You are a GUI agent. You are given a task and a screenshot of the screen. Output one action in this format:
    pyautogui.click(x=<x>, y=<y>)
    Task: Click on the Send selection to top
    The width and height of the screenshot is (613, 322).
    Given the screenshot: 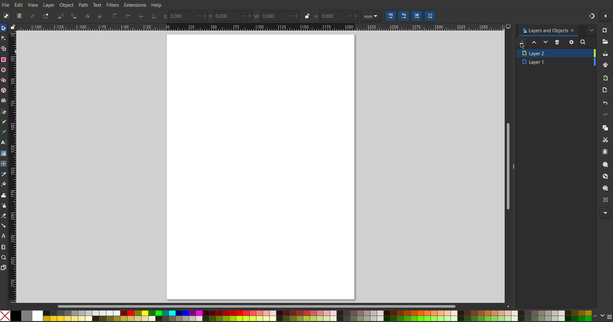 What is the action you would take?
    pyautogui.click(x=115, y=16)
    